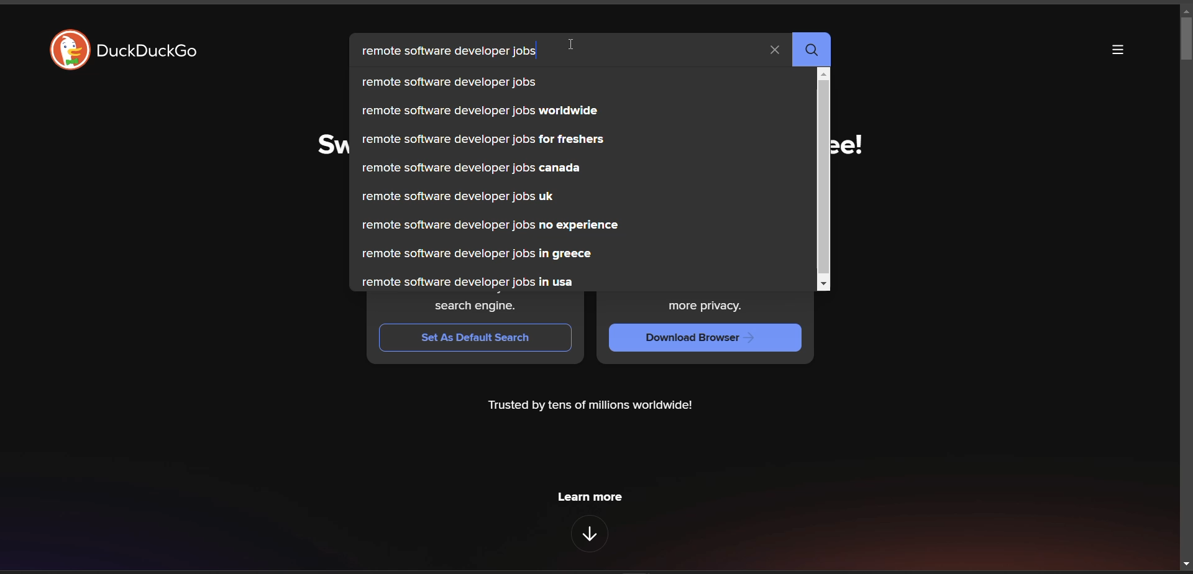  What do you see at coordinates (1184, 40) in the screenshot?
I see `vertical slide bar` at bounding box center [1184, 40].